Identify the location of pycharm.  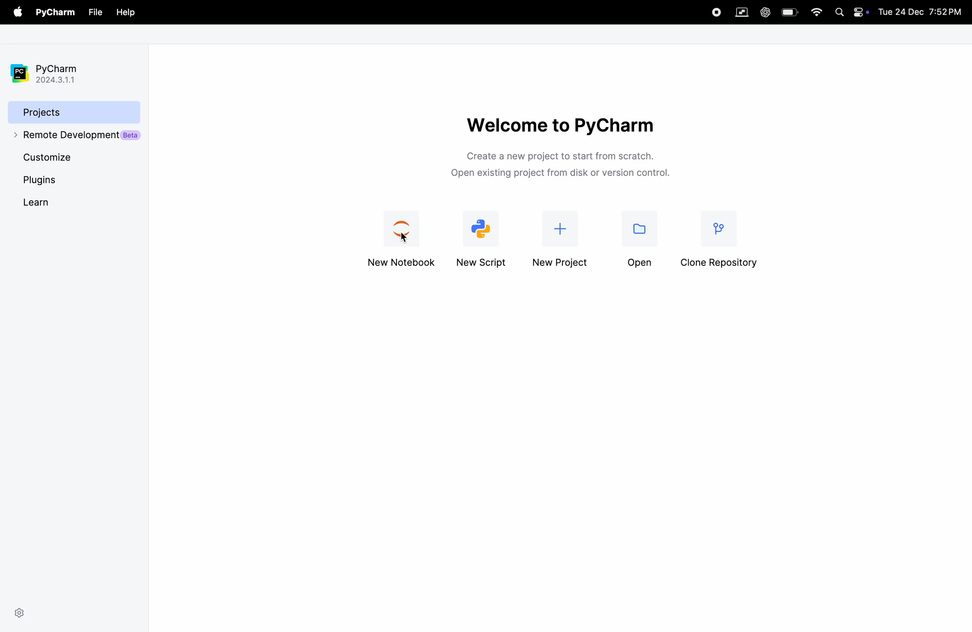
(48, 73).